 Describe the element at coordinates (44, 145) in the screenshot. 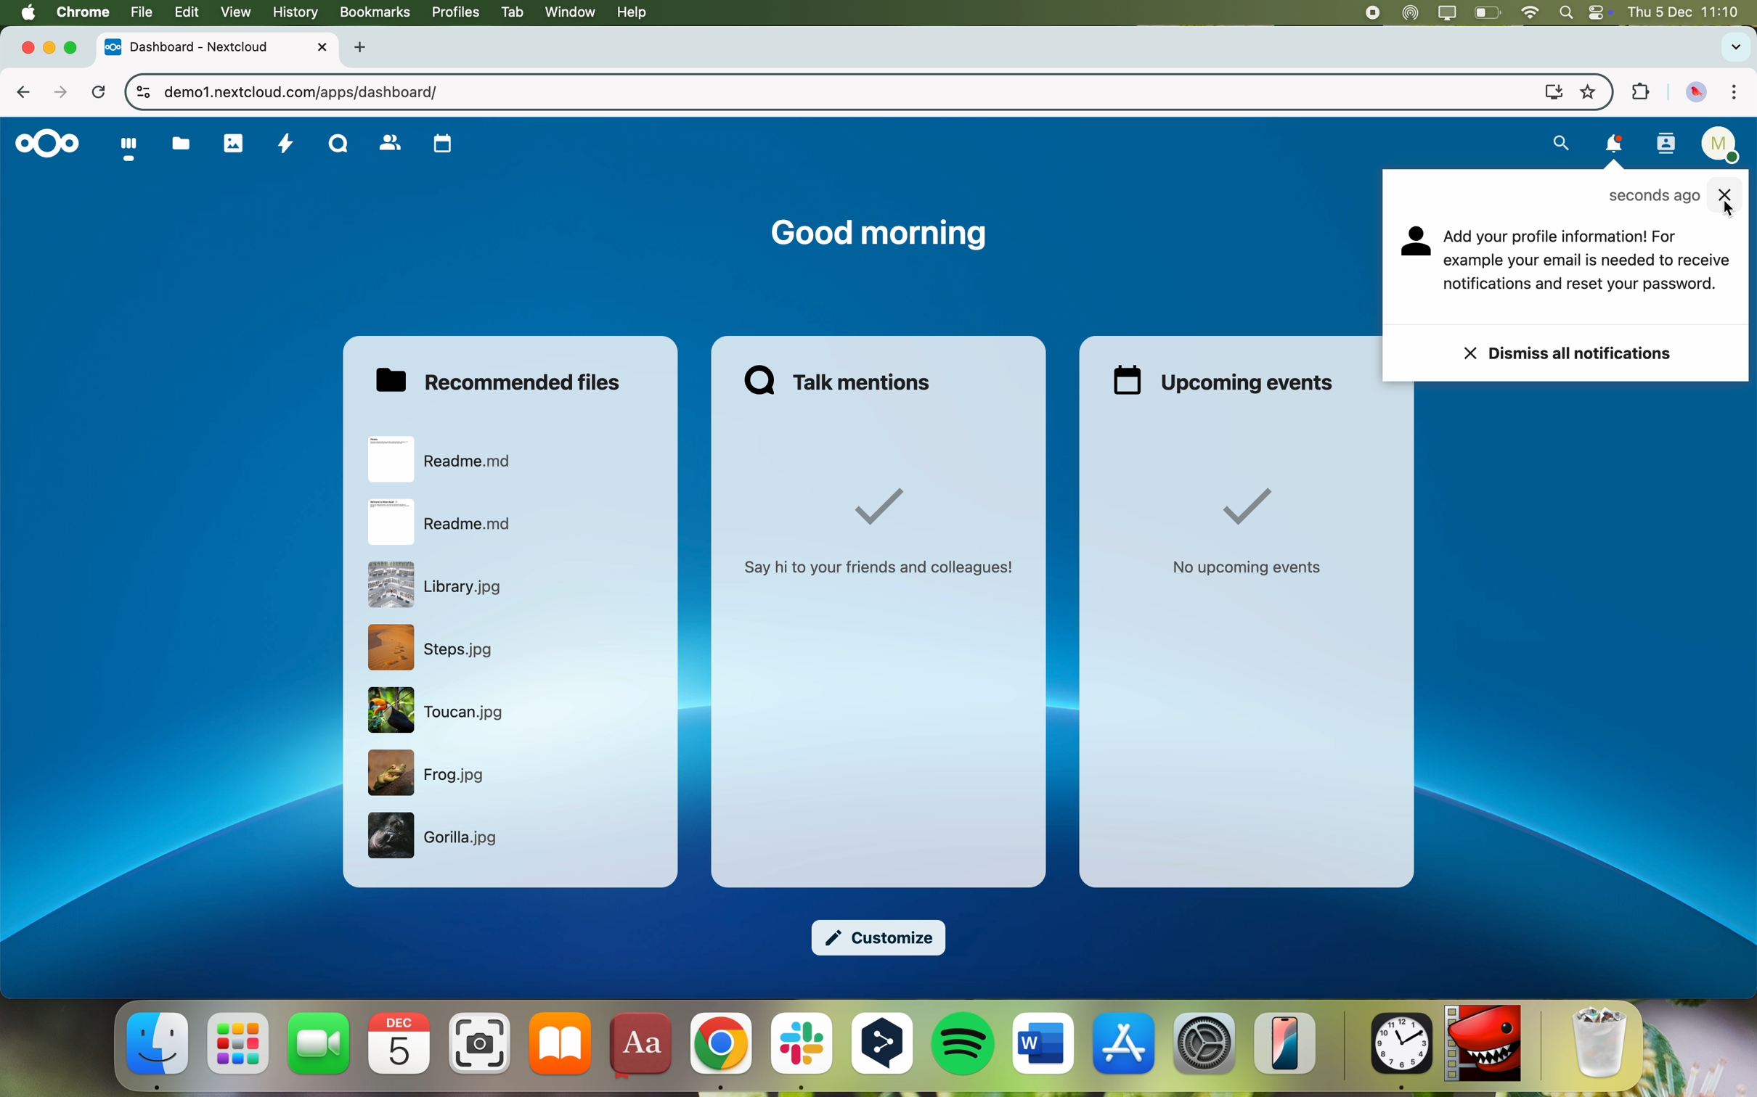

I see `Nextcloud logo` at that location.